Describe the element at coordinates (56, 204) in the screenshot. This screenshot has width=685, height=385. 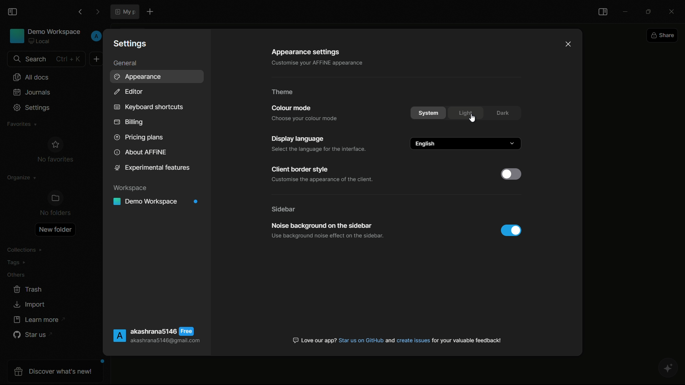
I see `no folders` at that location.